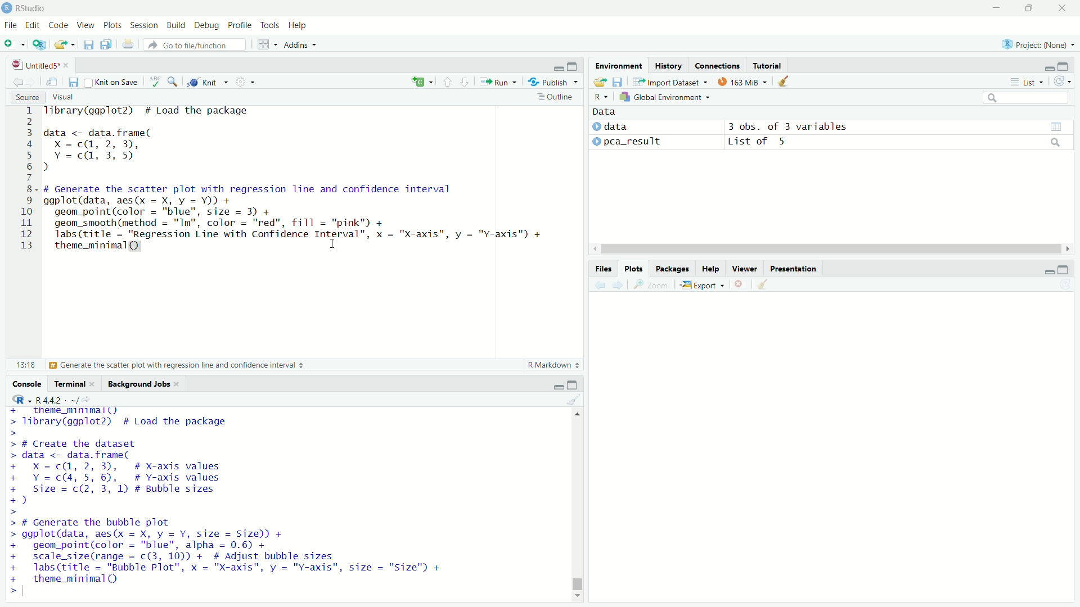  Describe the element at coordinates (1026, 98) in the screenshot. I see `search` at that location.